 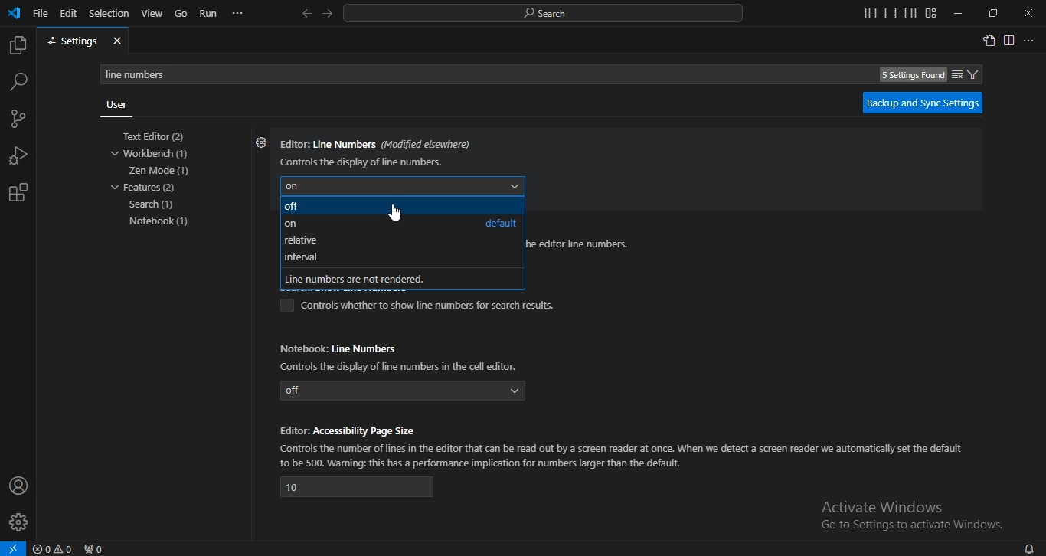 What do you see at coordinates (17, 120) in the screenshot?
I see `source control` at bounding box center [17, 120].